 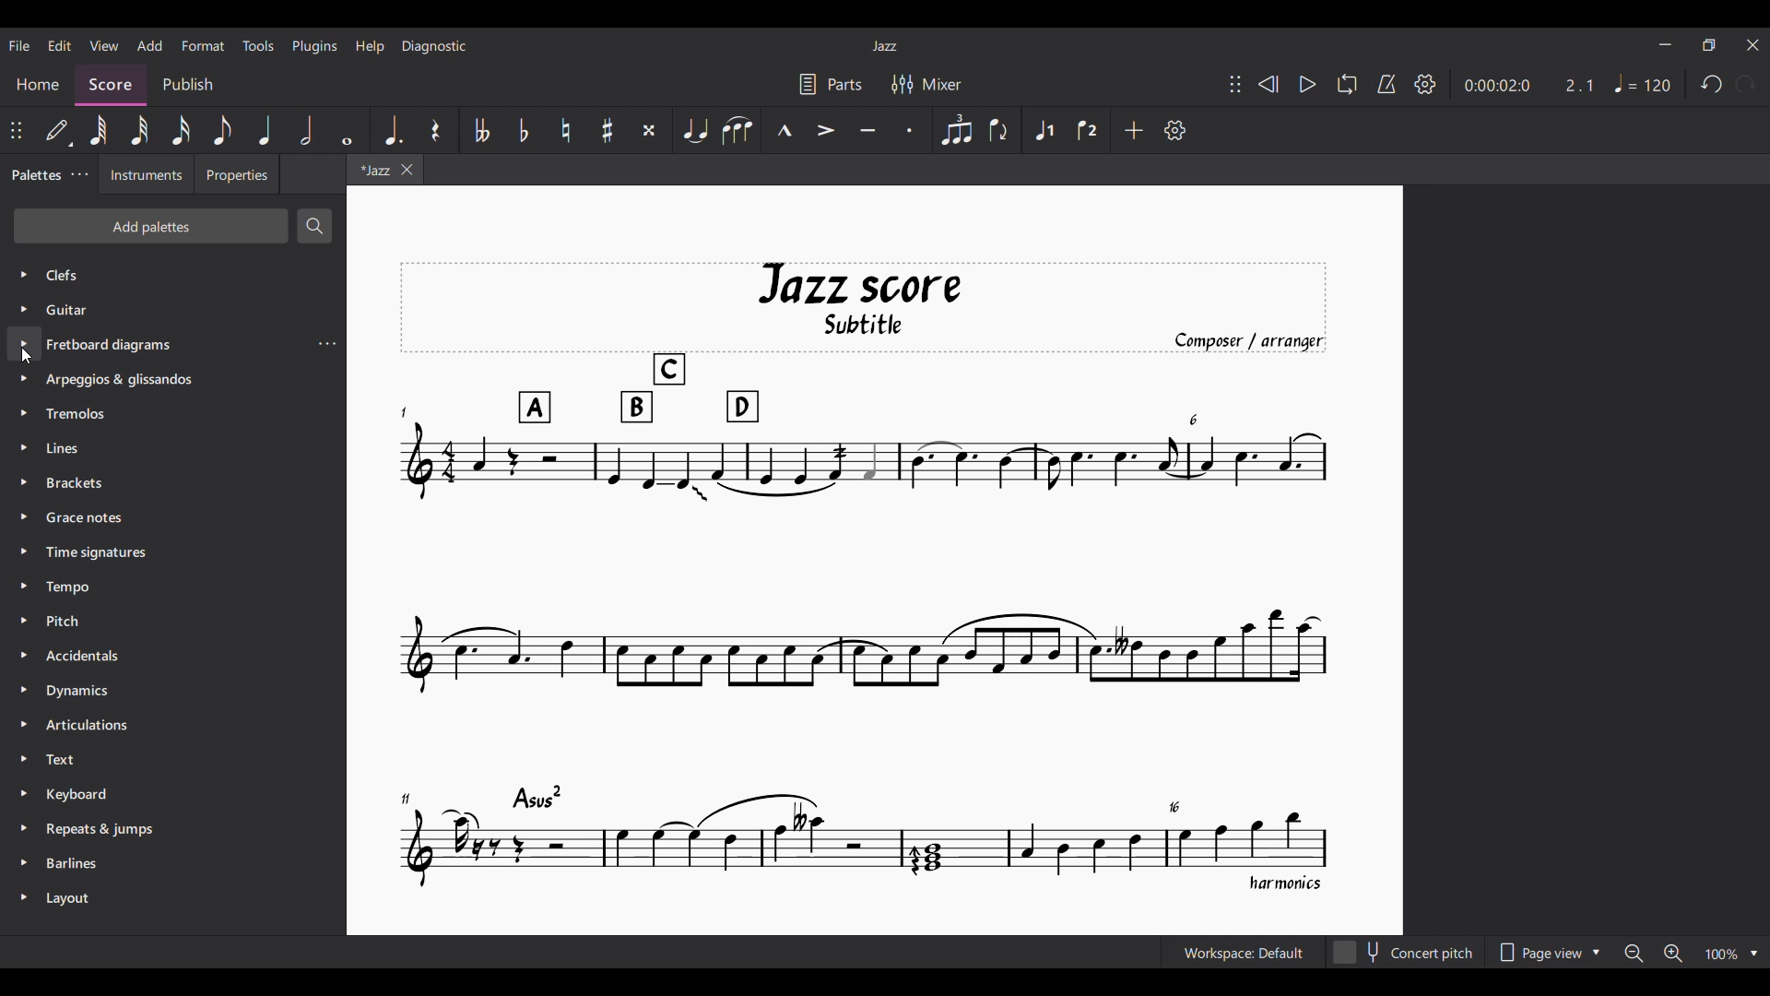 I want to click on Guitar, so click(x=73, y=313).